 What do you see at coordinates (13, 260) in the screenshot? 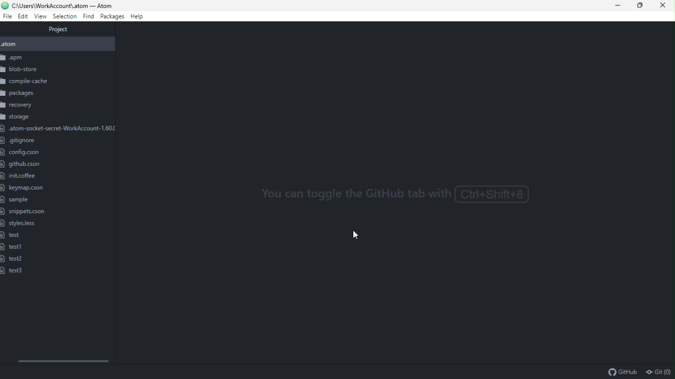
I see `test2` at bounding box center [13, 260].